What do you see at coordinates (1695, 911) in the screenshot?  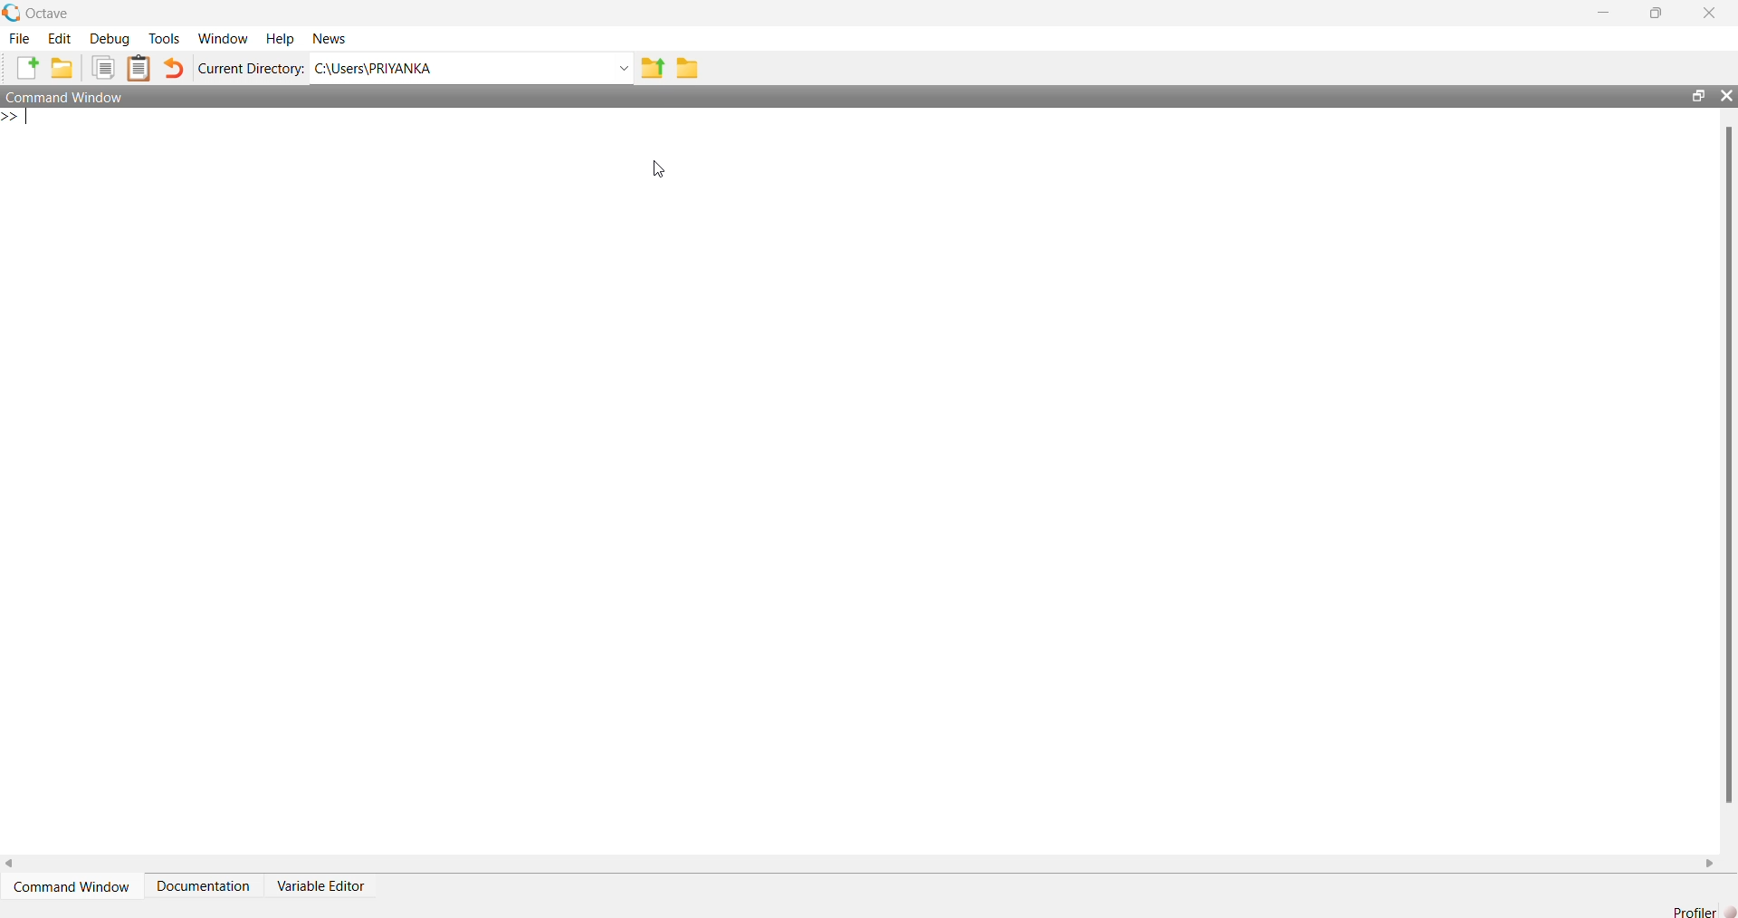 I see `Profiler` at bounding box center [1695, 911].